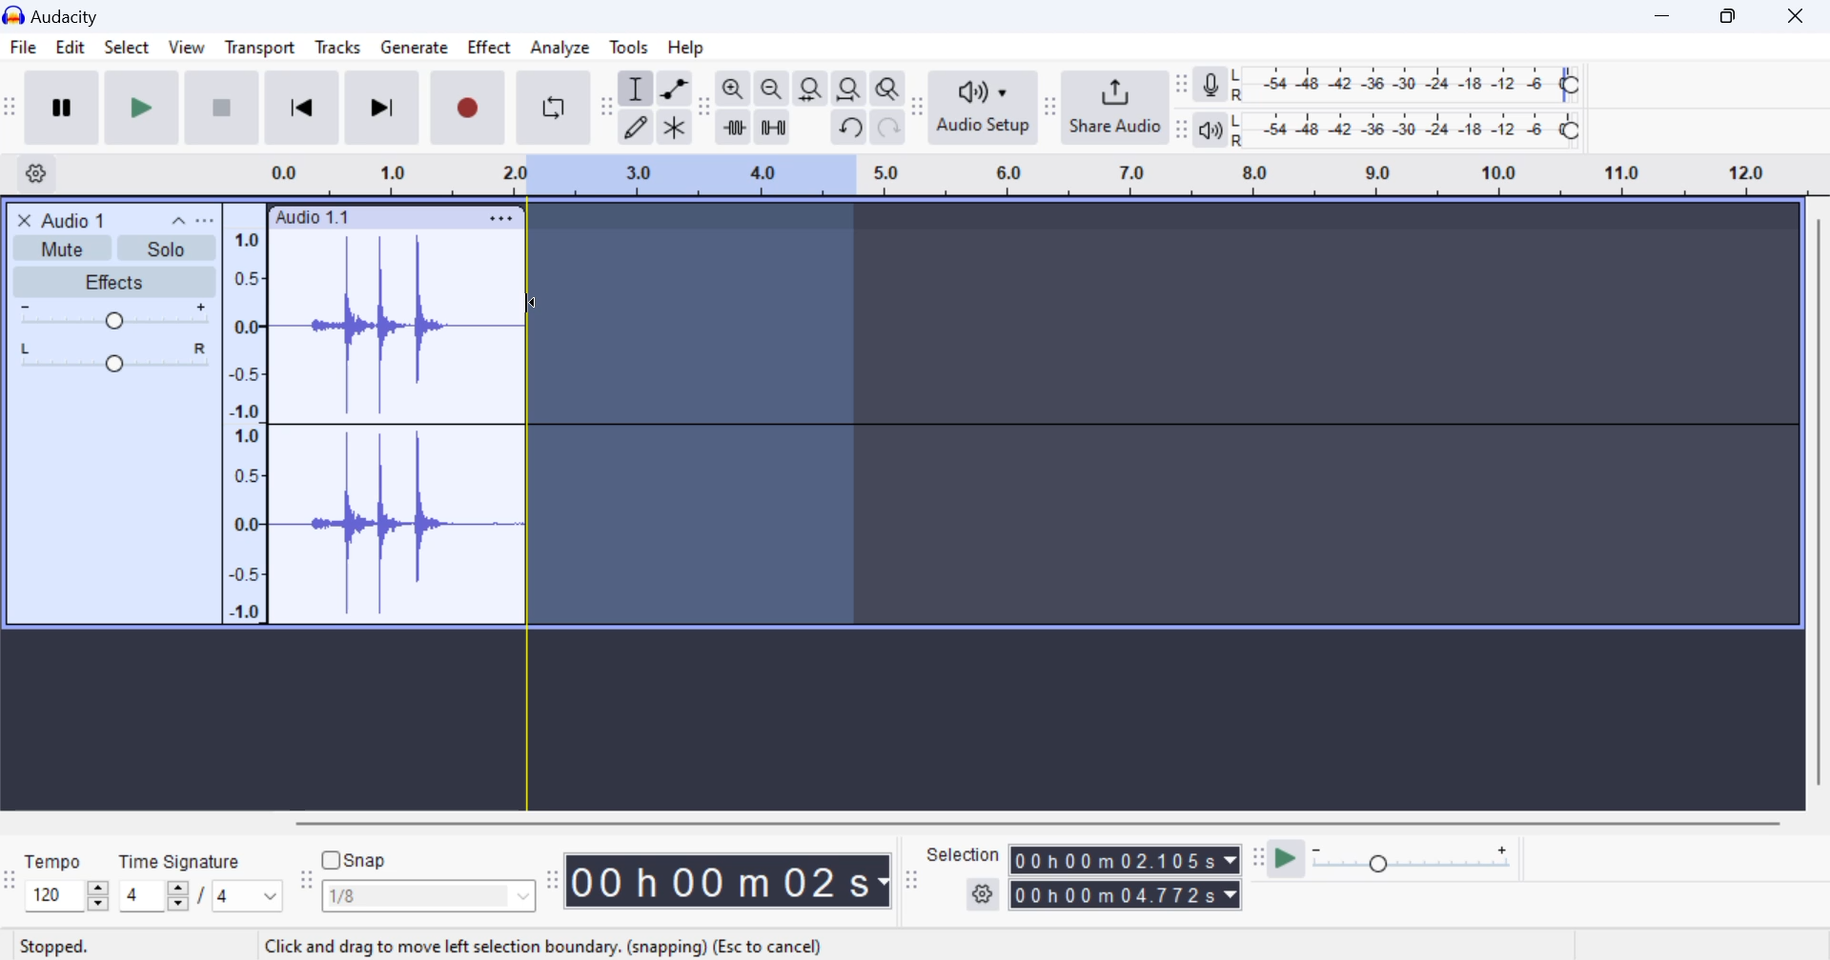  What do you see at coordinates (22, 48) in the screenshot?
I see `File` at bounding box center [22, 48].